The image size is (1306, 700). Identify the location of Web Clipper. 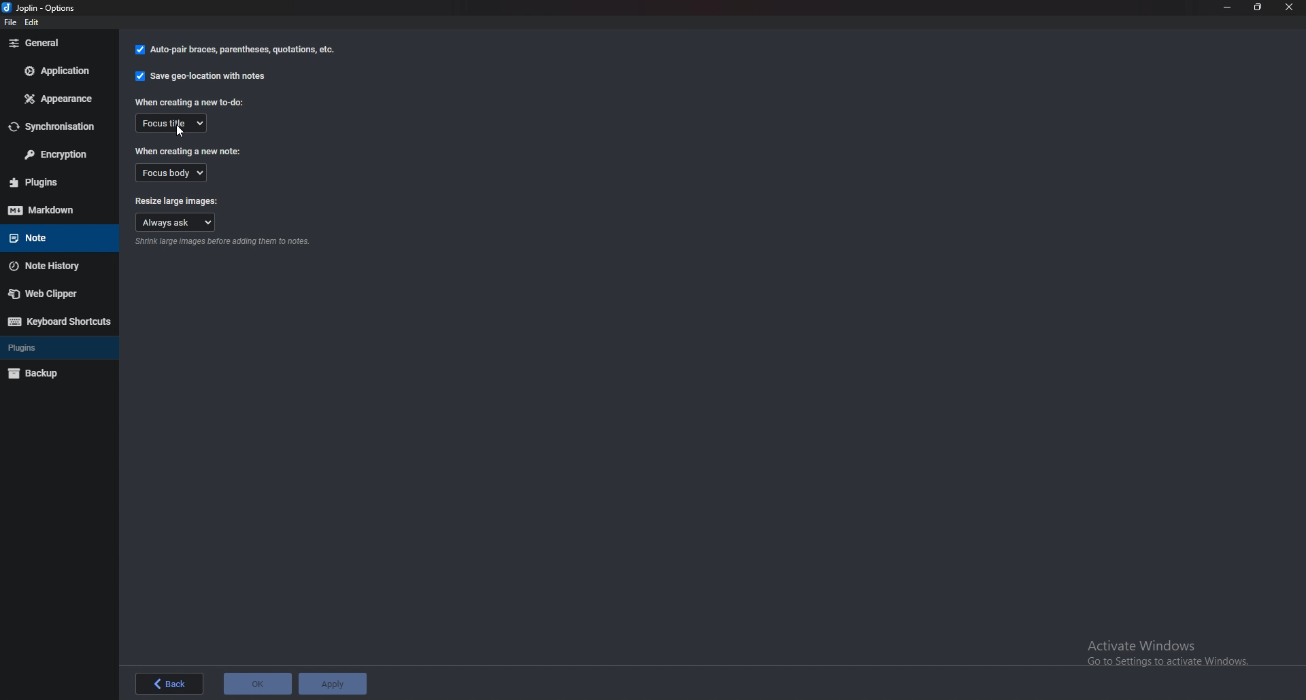
(54, 294).